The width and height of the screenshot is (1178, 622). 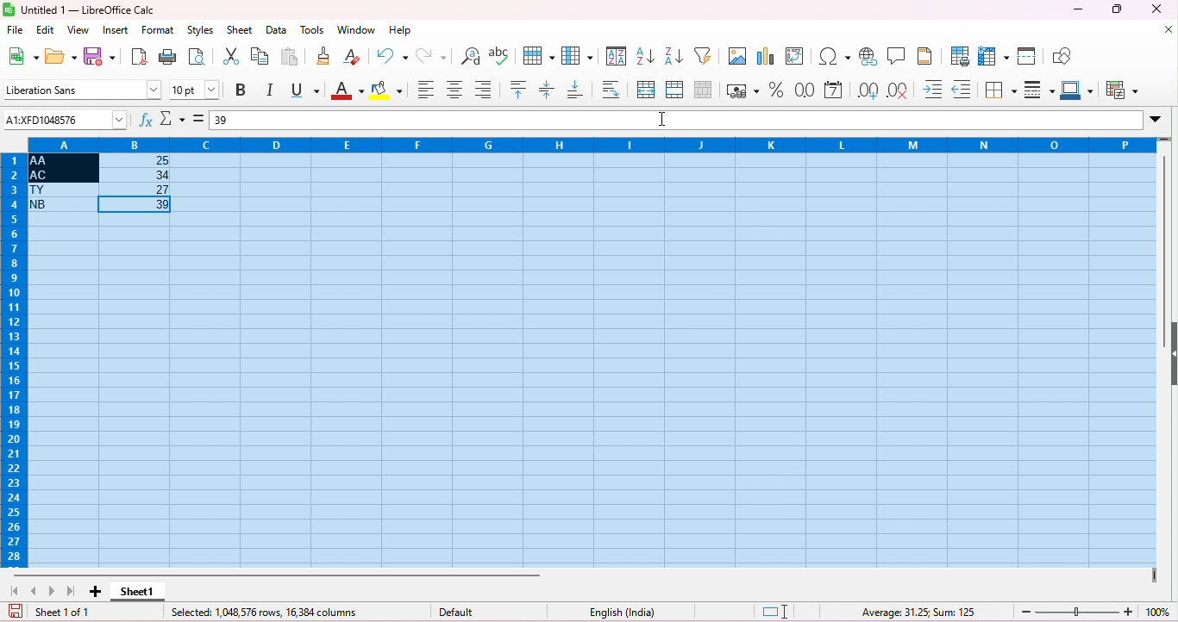 I want to click on default, so click(x=462, y=613).